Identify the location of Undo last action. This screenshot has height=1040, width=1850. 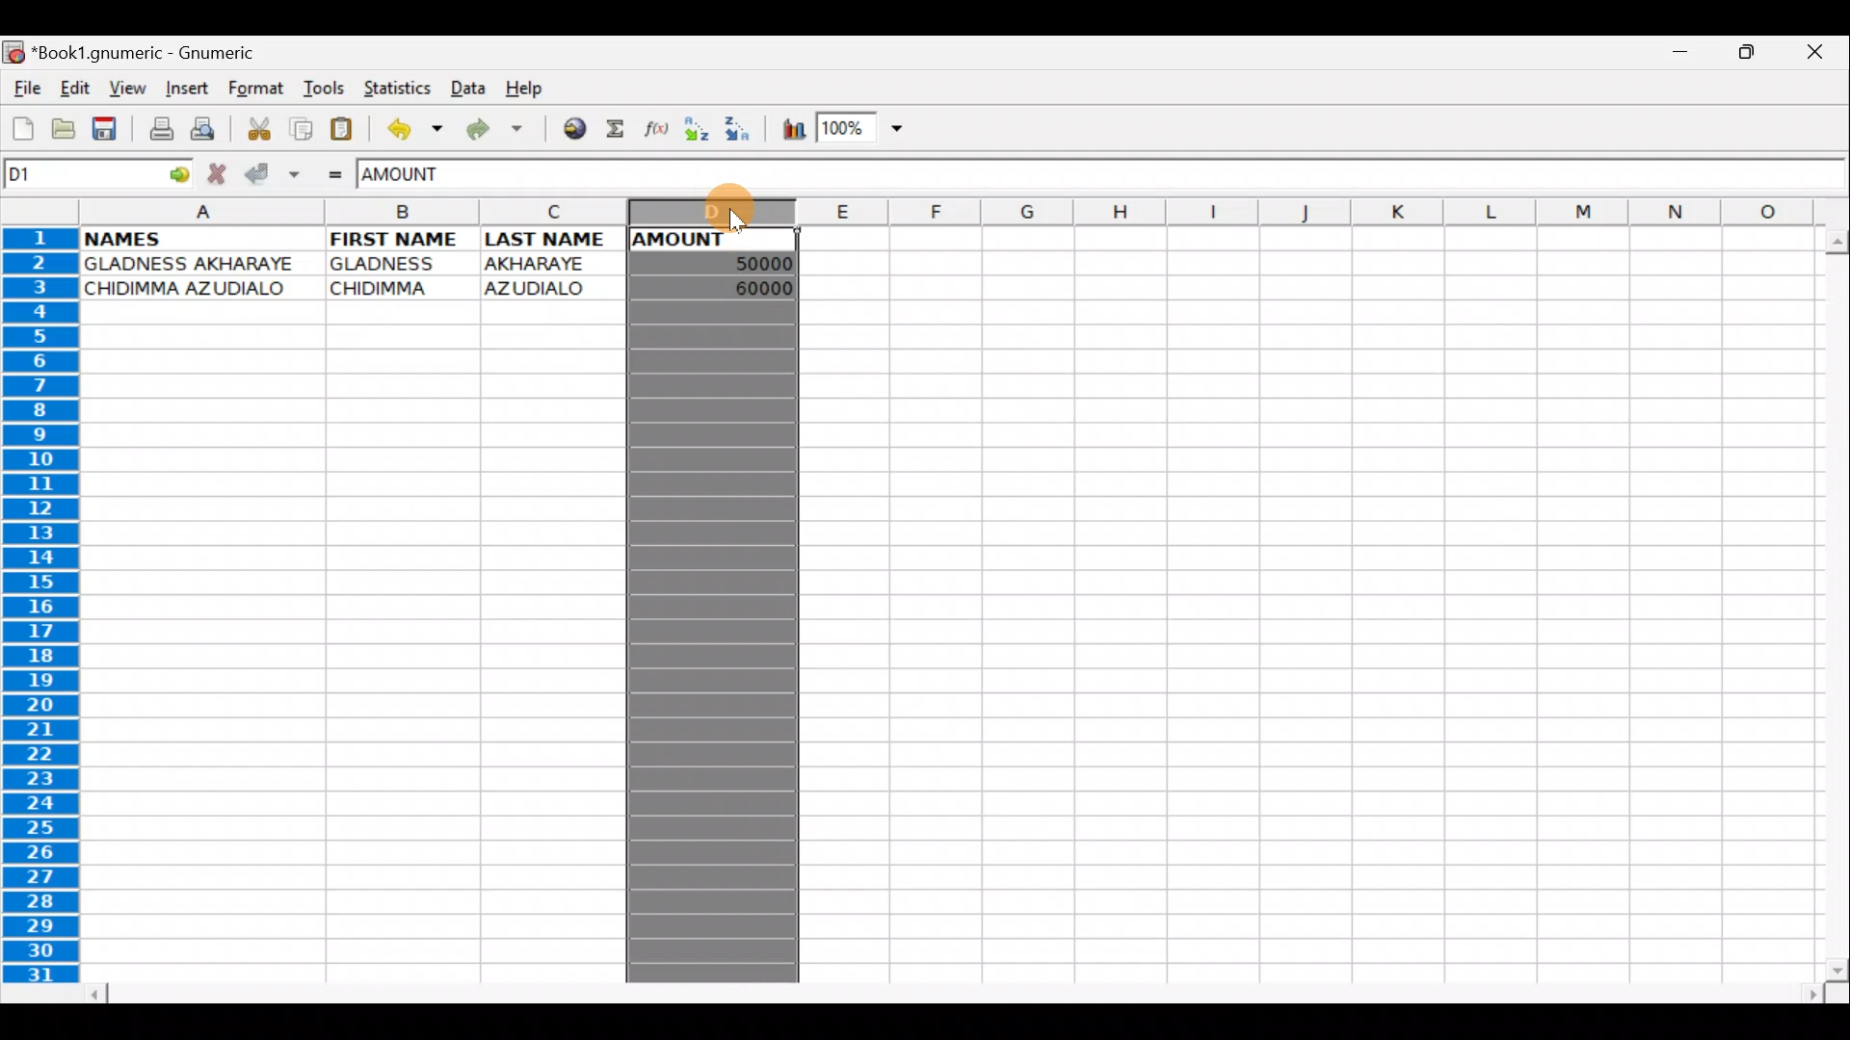
(409, 127).